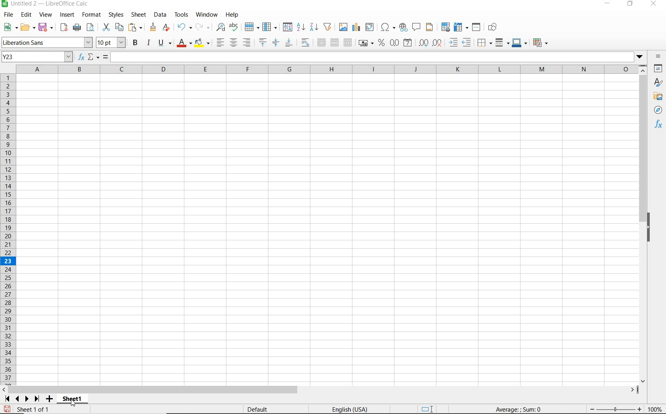 The height and width of the screenshot is (414, 666). Describe the element at coordinates (381, 43) in the screenshot. I see `FORMAT AS PERCENT` at that location.